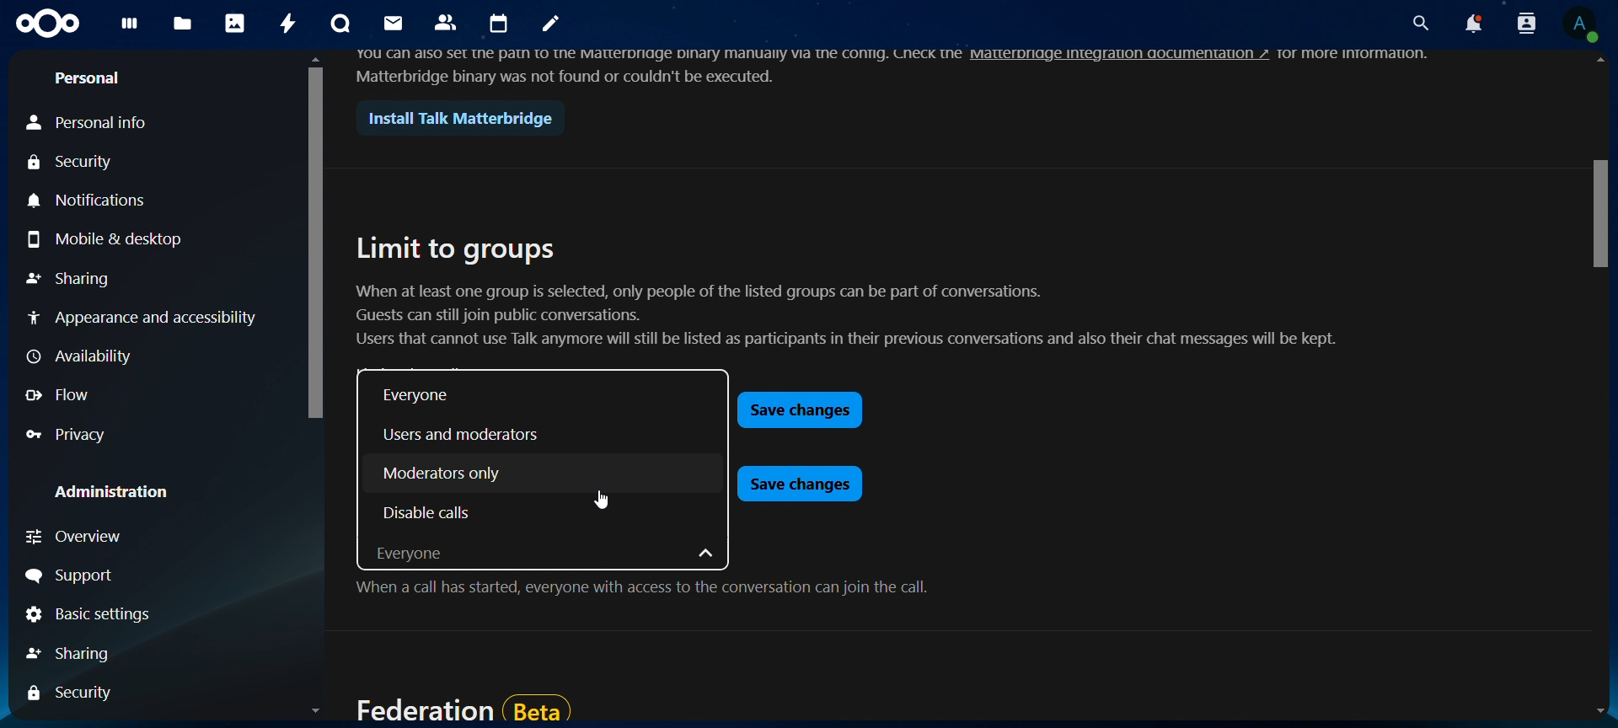 The height and width of the screenshot is (728, 1618). What do you see at coordinates (120, 574) in the screenshot?
I see `Signout` at bounding box center [120, 574].